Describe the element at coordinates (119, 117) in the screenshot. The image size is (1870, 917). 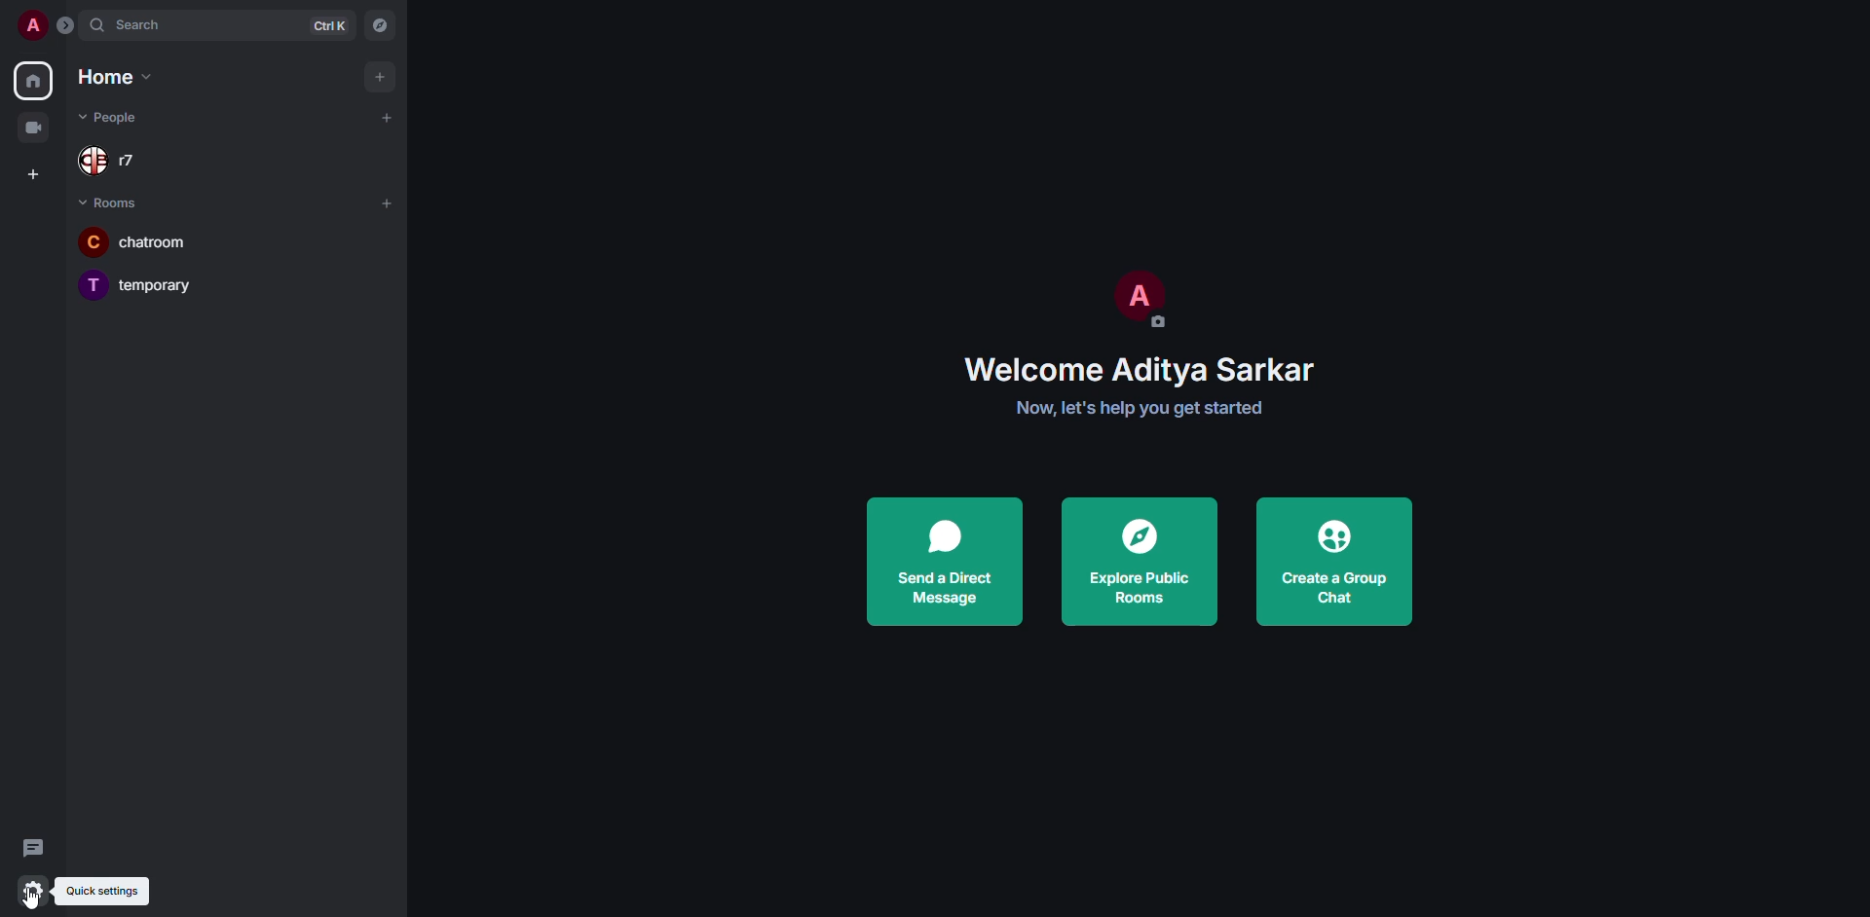
I see `people` at that location.